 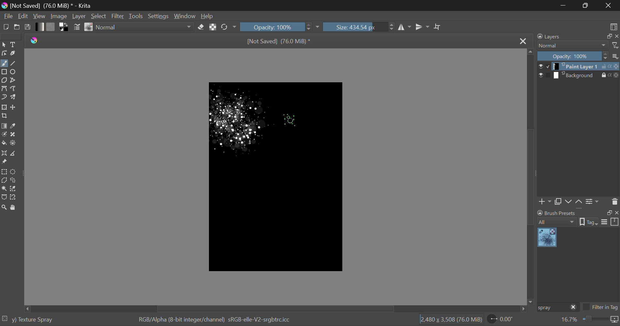 What do you see at coordinates (14, 180) in the screenshot?
I see `Freehand Selection` at bounding box center [14, 180].